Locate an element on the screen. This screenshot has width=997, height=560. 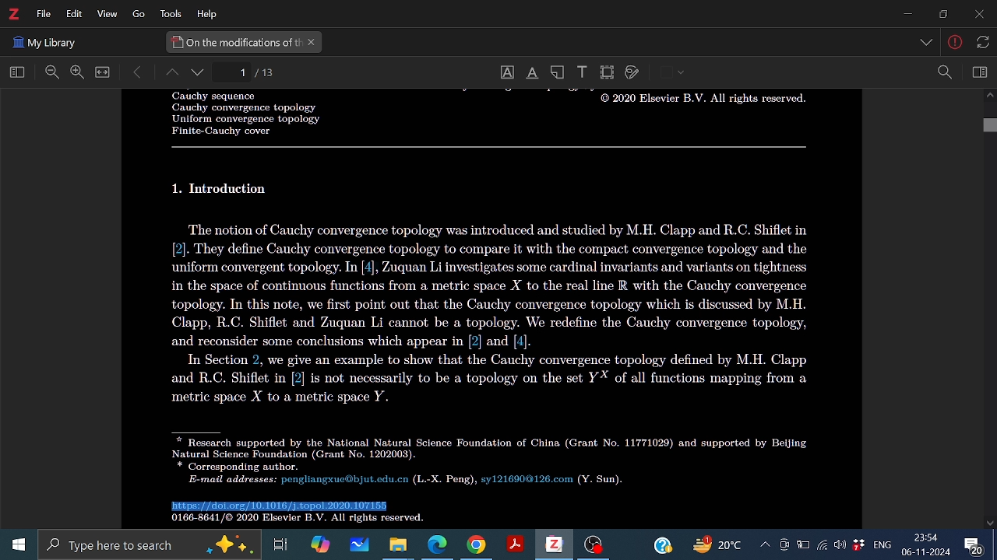
 is located at coordinates (490, 147).